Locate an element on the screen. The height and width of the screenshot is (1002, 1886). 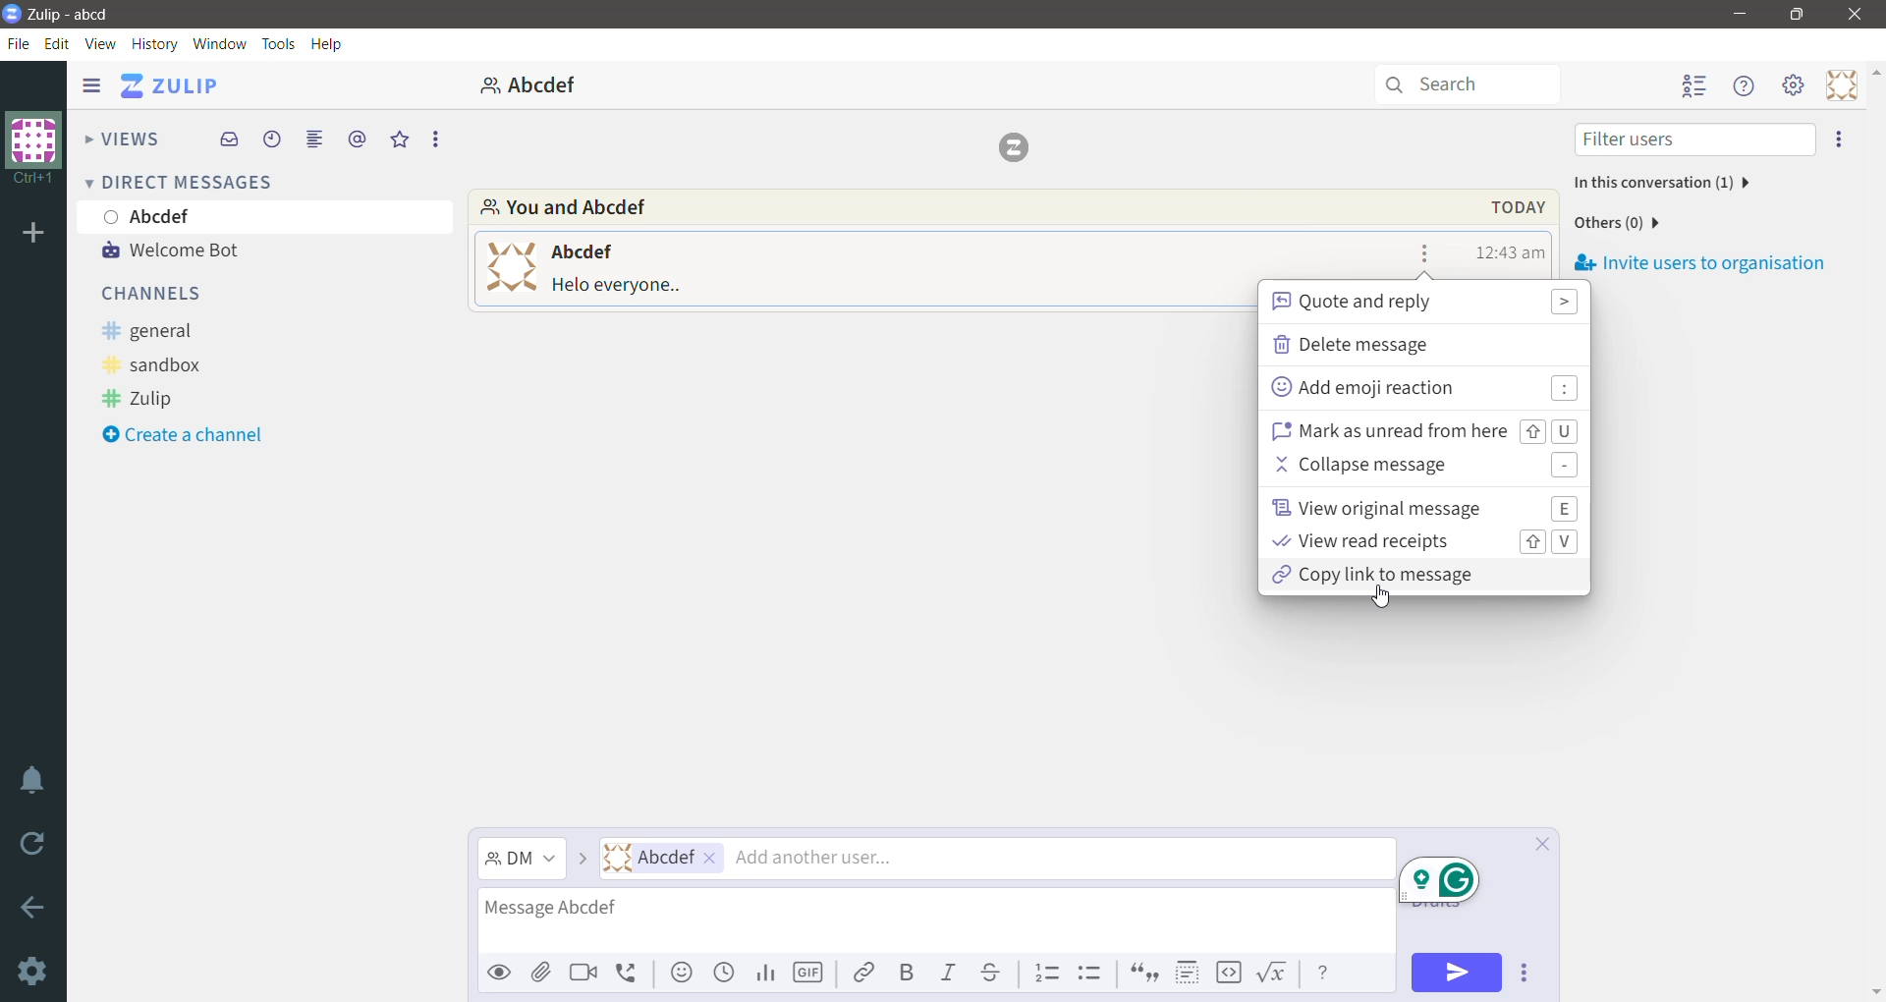
Mark as unread from here is located at coordinates (1424, 430).